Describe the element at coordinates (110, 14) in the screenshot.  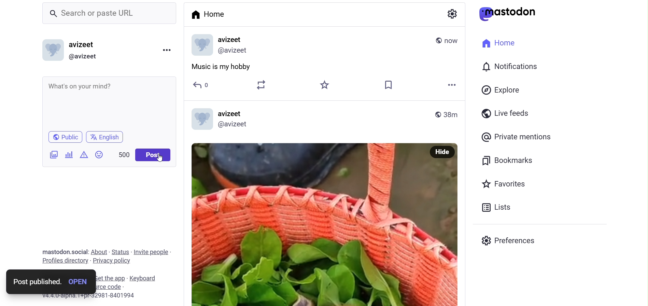
I see `Search or paste URL` at that location.